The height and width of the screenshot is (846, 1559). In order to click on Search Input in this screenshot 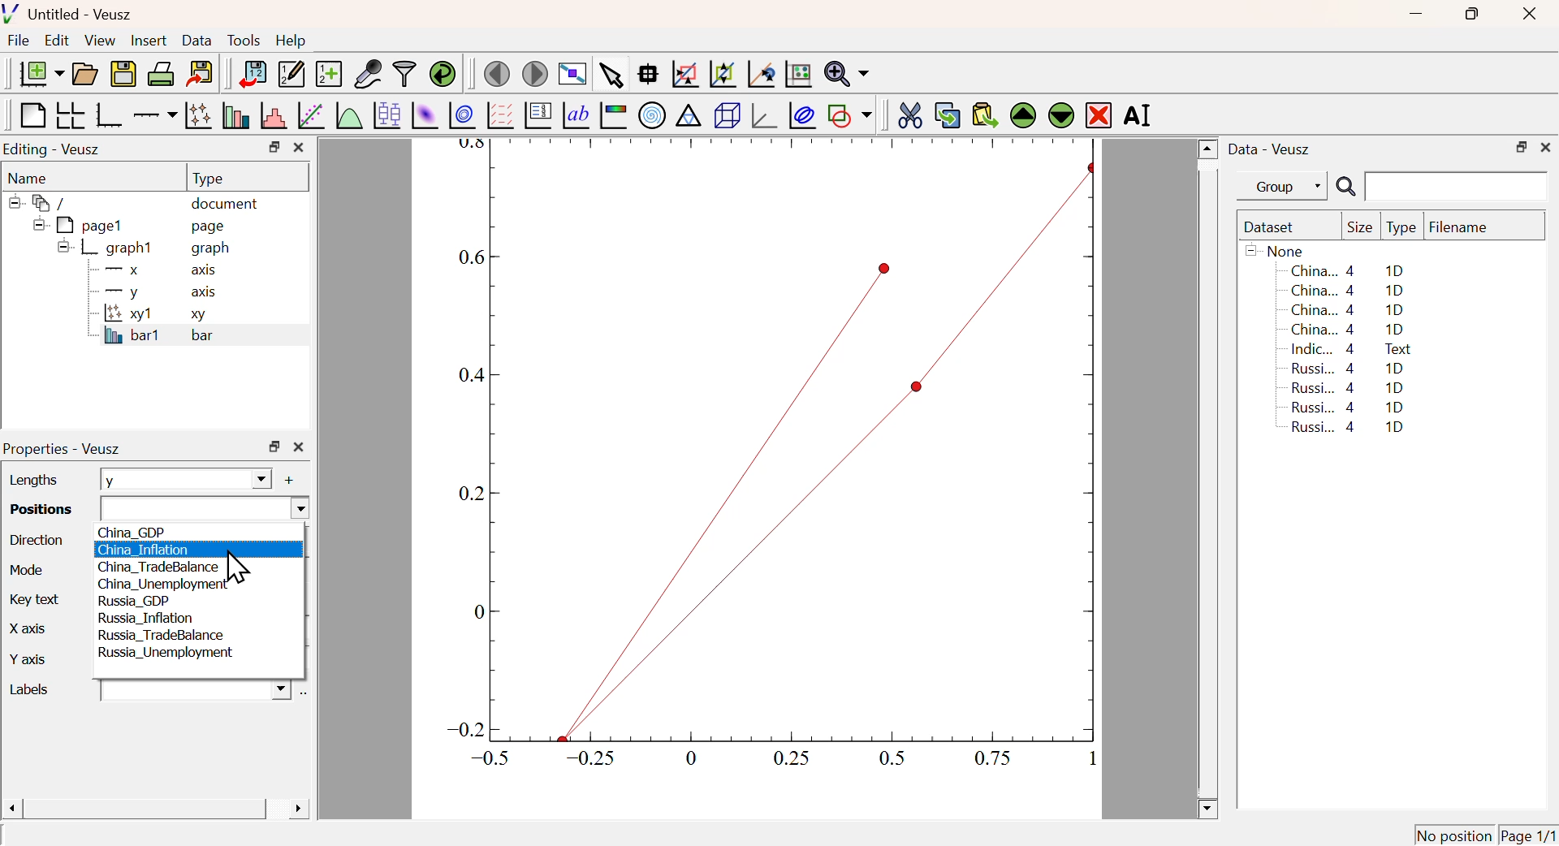, I will do `click(1458, 185)`.